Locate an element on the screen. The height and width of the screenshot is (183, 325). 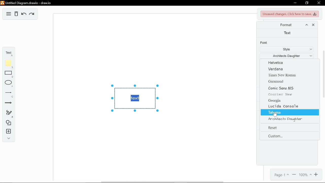
text is located at coordinates (288, 33).